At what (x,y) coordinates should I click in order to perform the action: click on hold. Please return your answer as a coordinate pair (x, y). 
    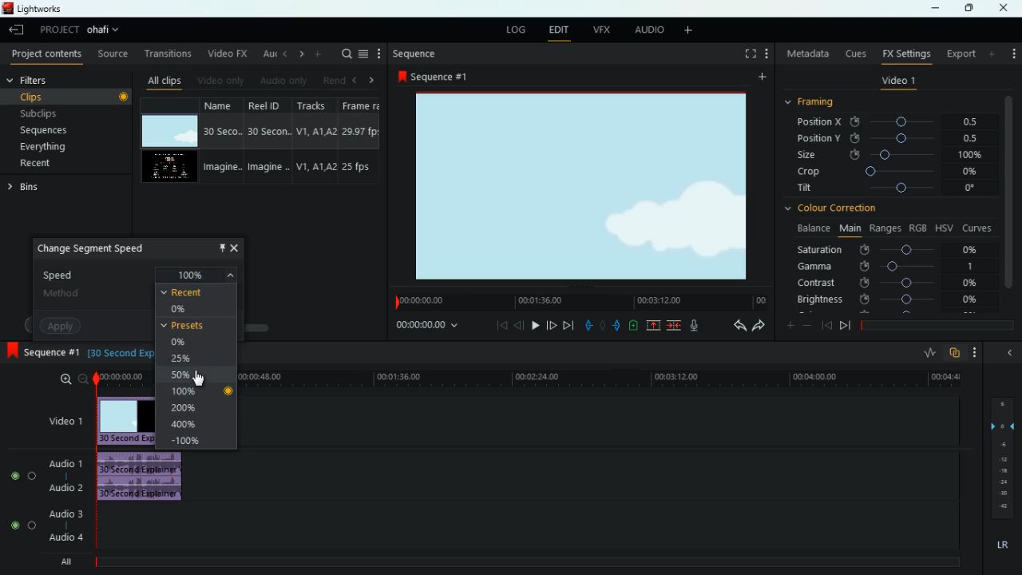
    Looking at the image, I should click on (602, 324).